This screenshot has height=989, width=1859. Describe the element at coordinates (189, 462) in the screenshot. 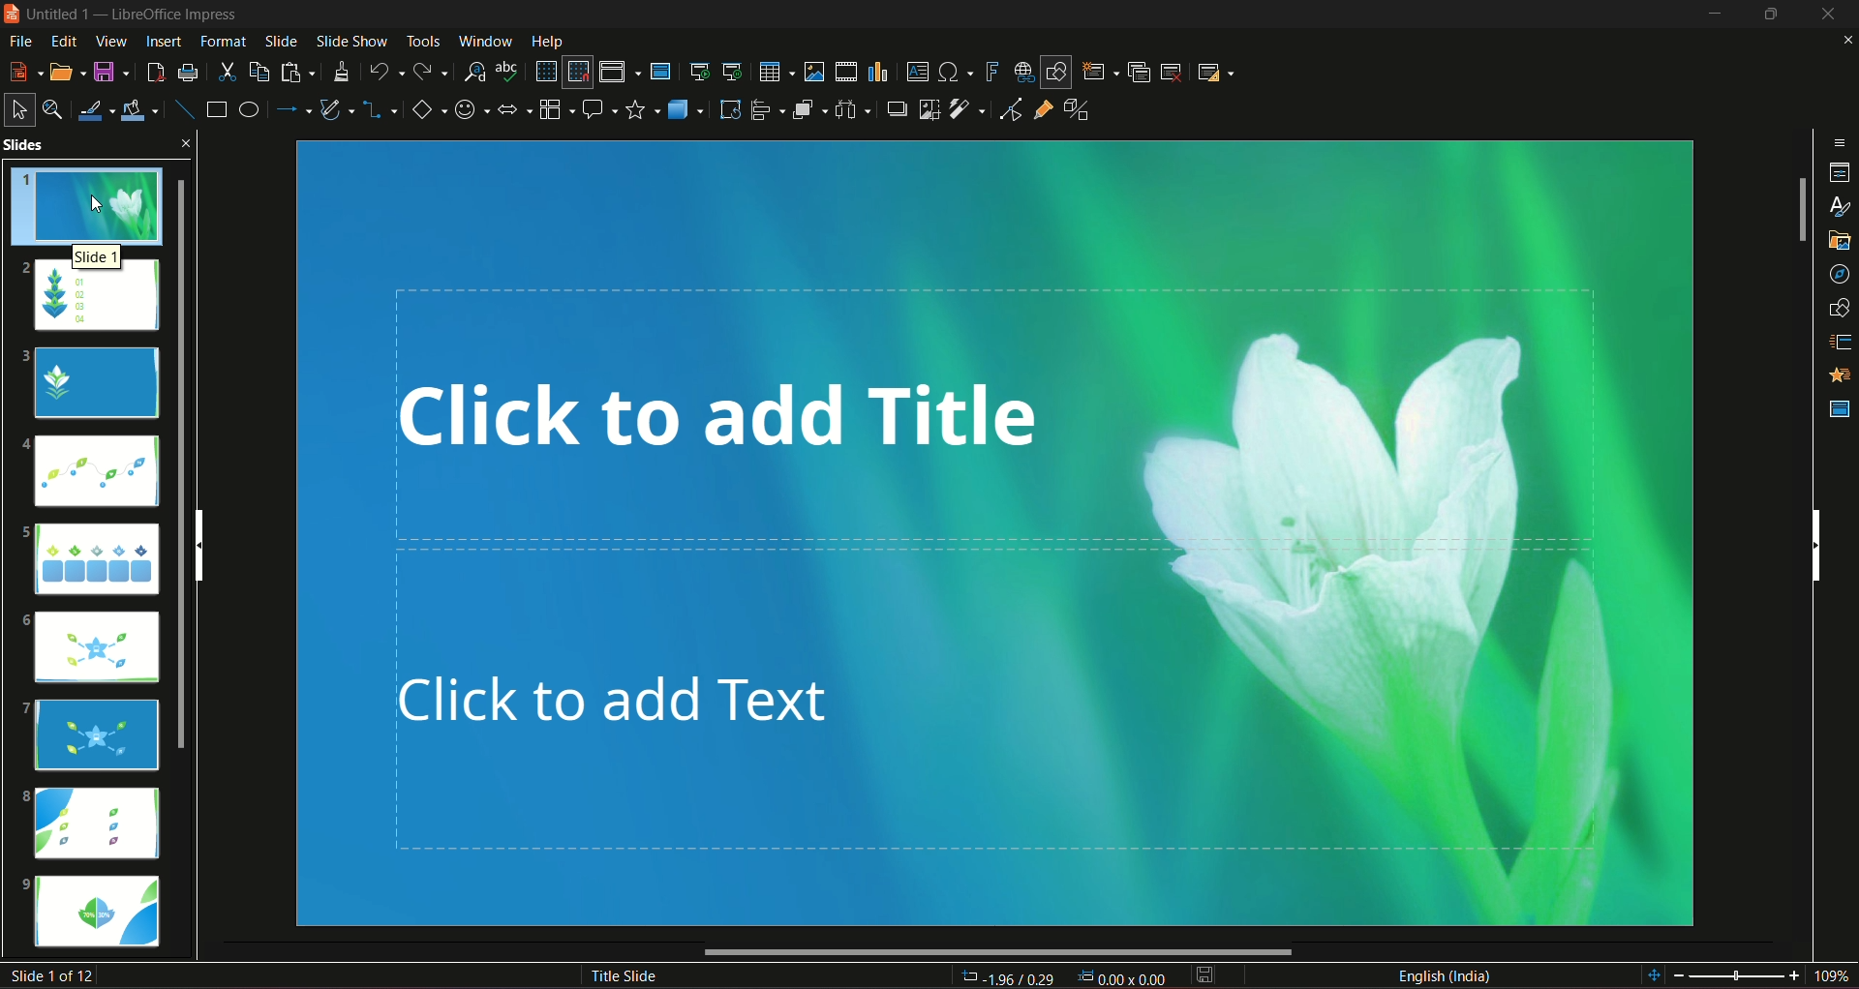

I see `slides scroll bar` at that location.